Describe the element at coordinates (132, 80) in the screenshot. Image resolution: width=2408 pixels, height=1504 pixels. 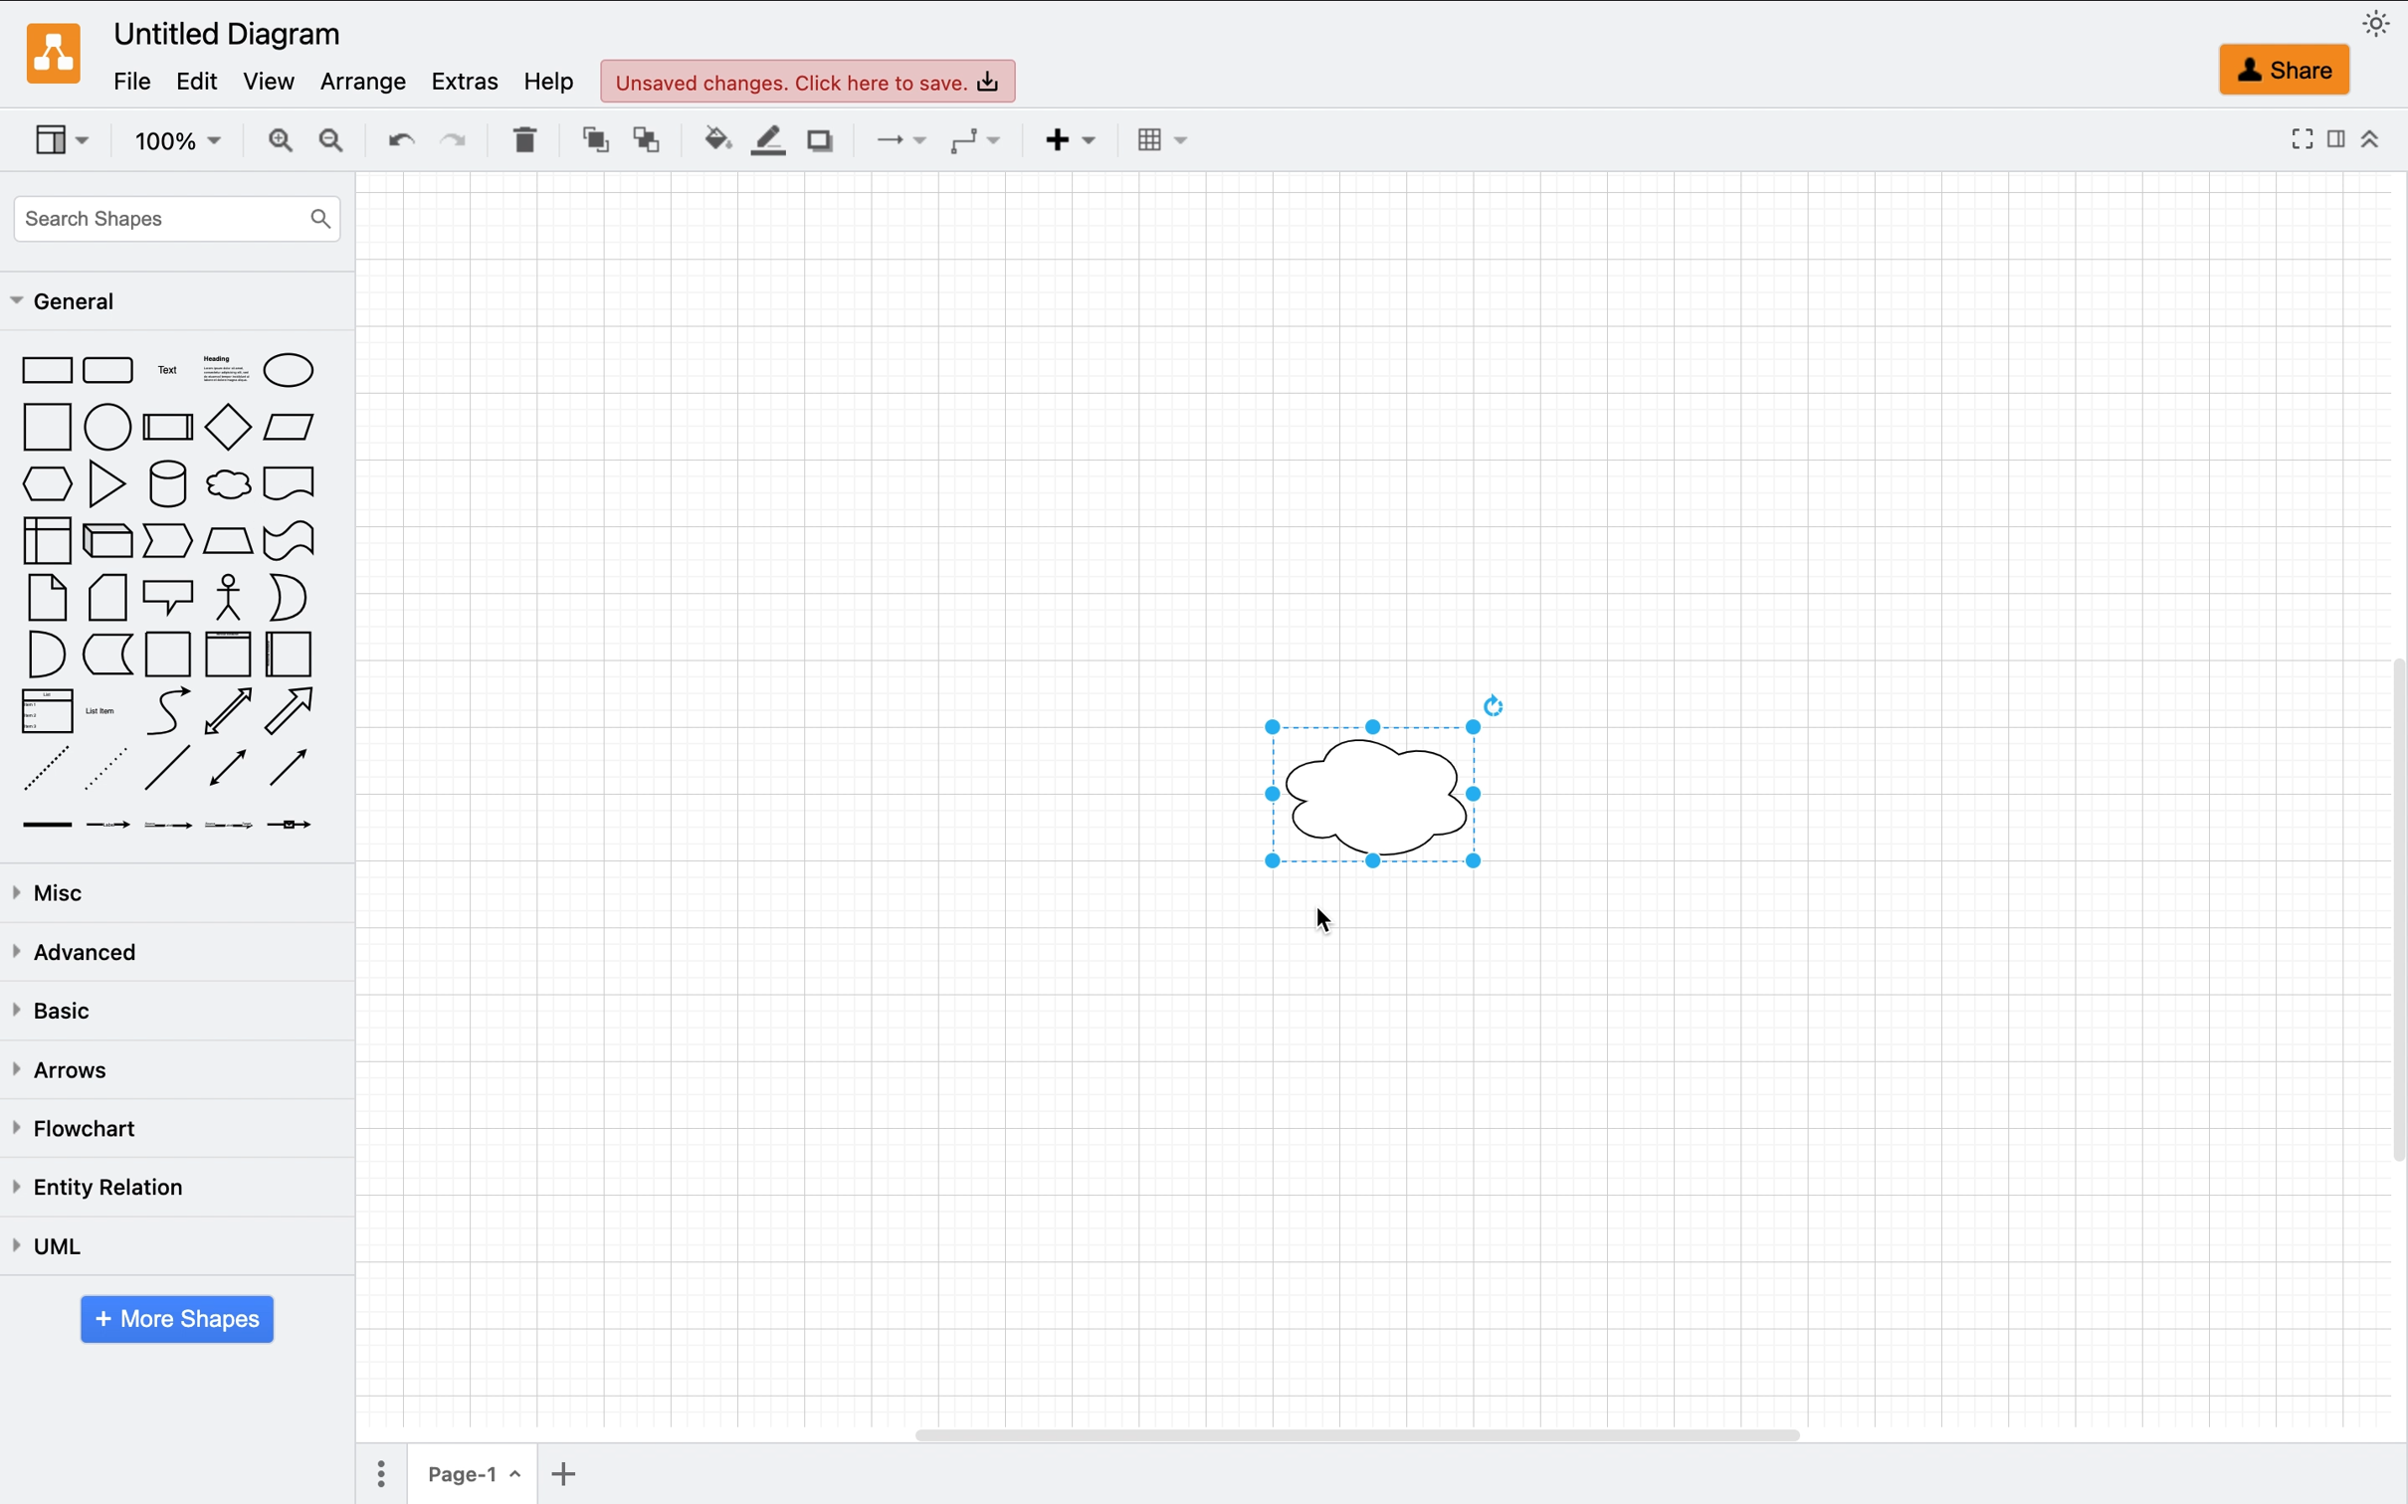
I see `file` at that location.